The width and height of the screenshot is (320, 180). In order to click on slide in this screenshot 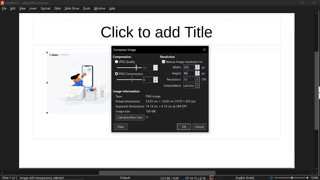, I will do `click(57, 8)`.